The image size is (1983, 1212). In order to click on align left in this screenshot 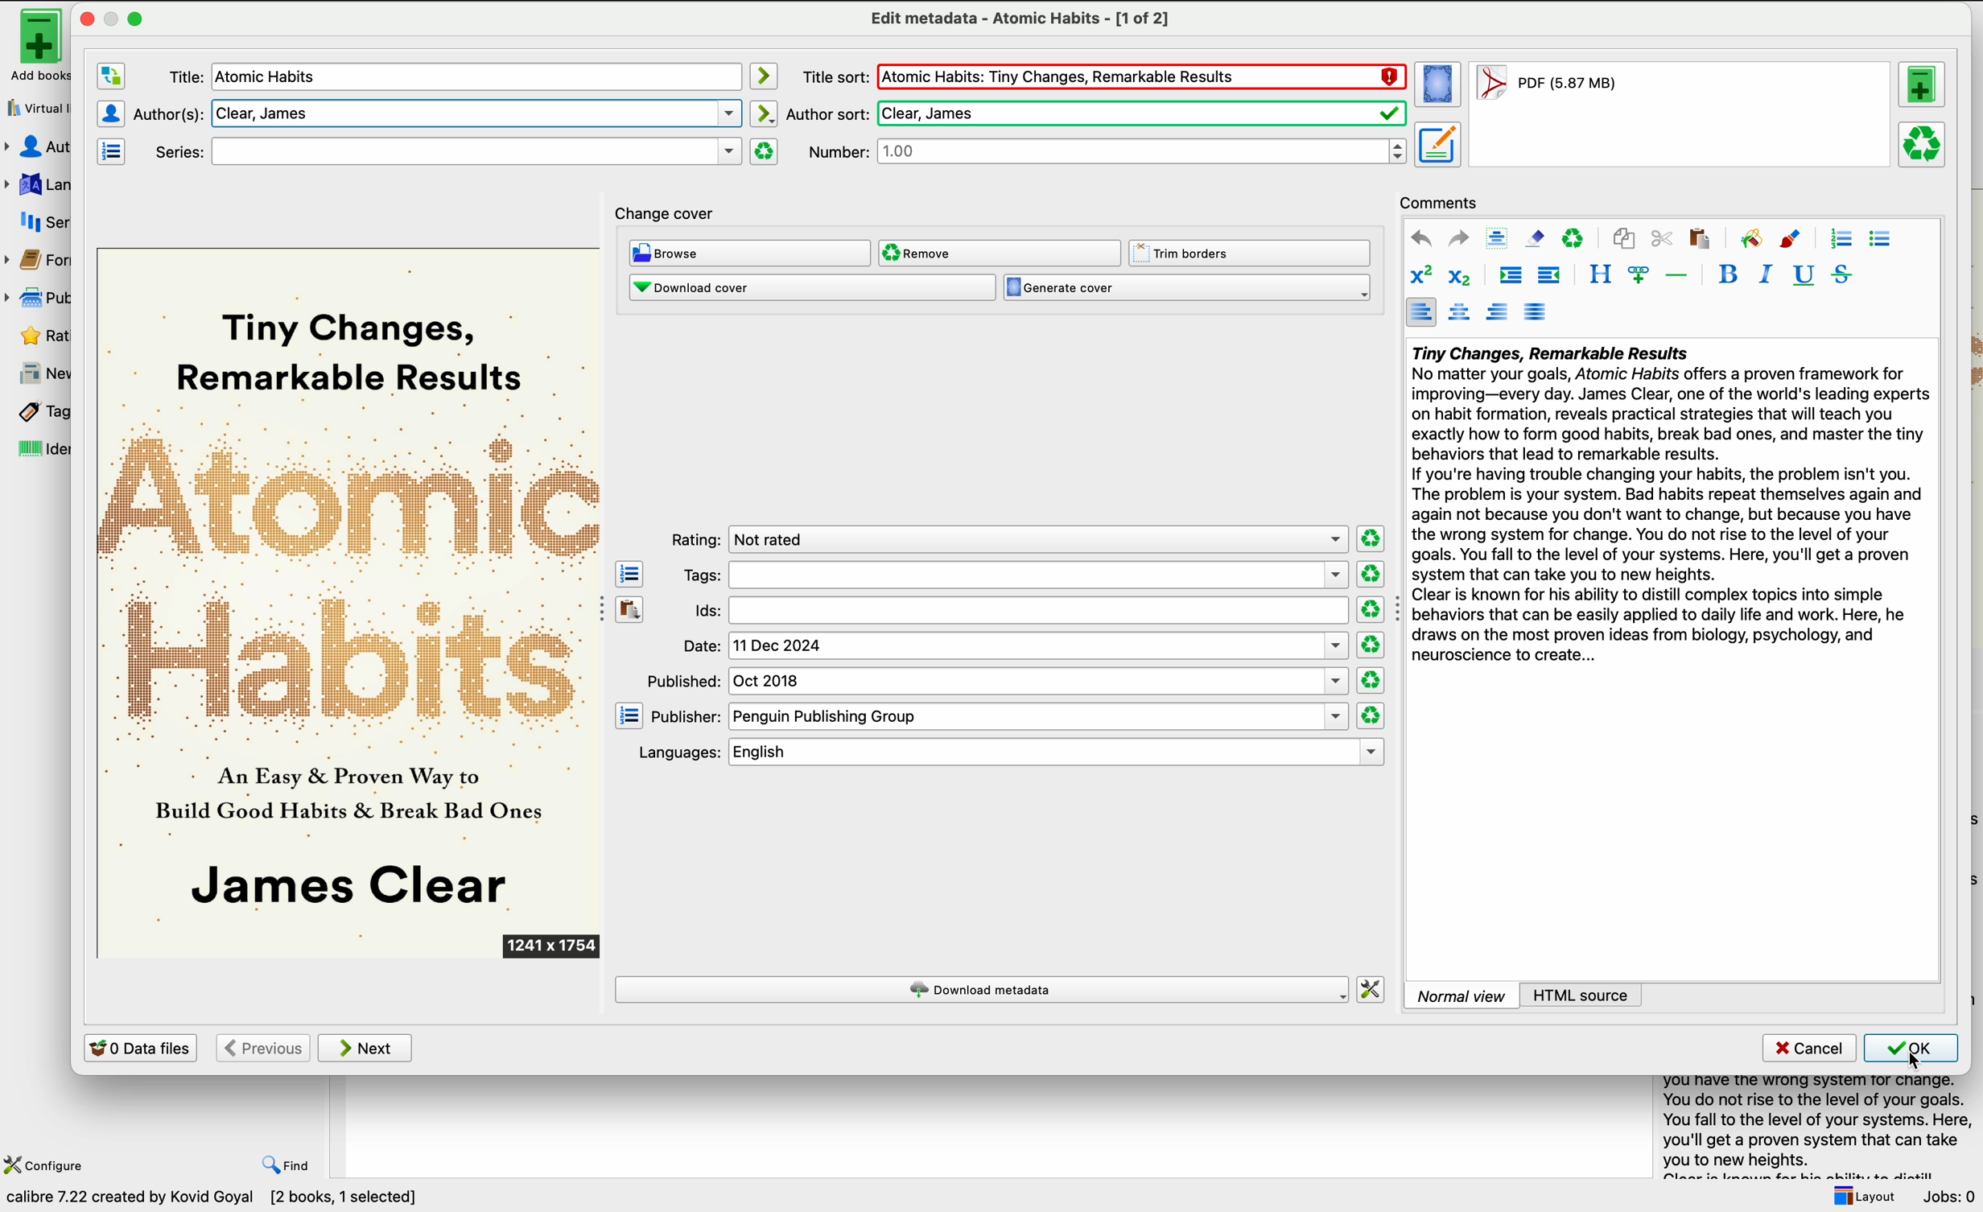, I will do `click(1420, 311)`.